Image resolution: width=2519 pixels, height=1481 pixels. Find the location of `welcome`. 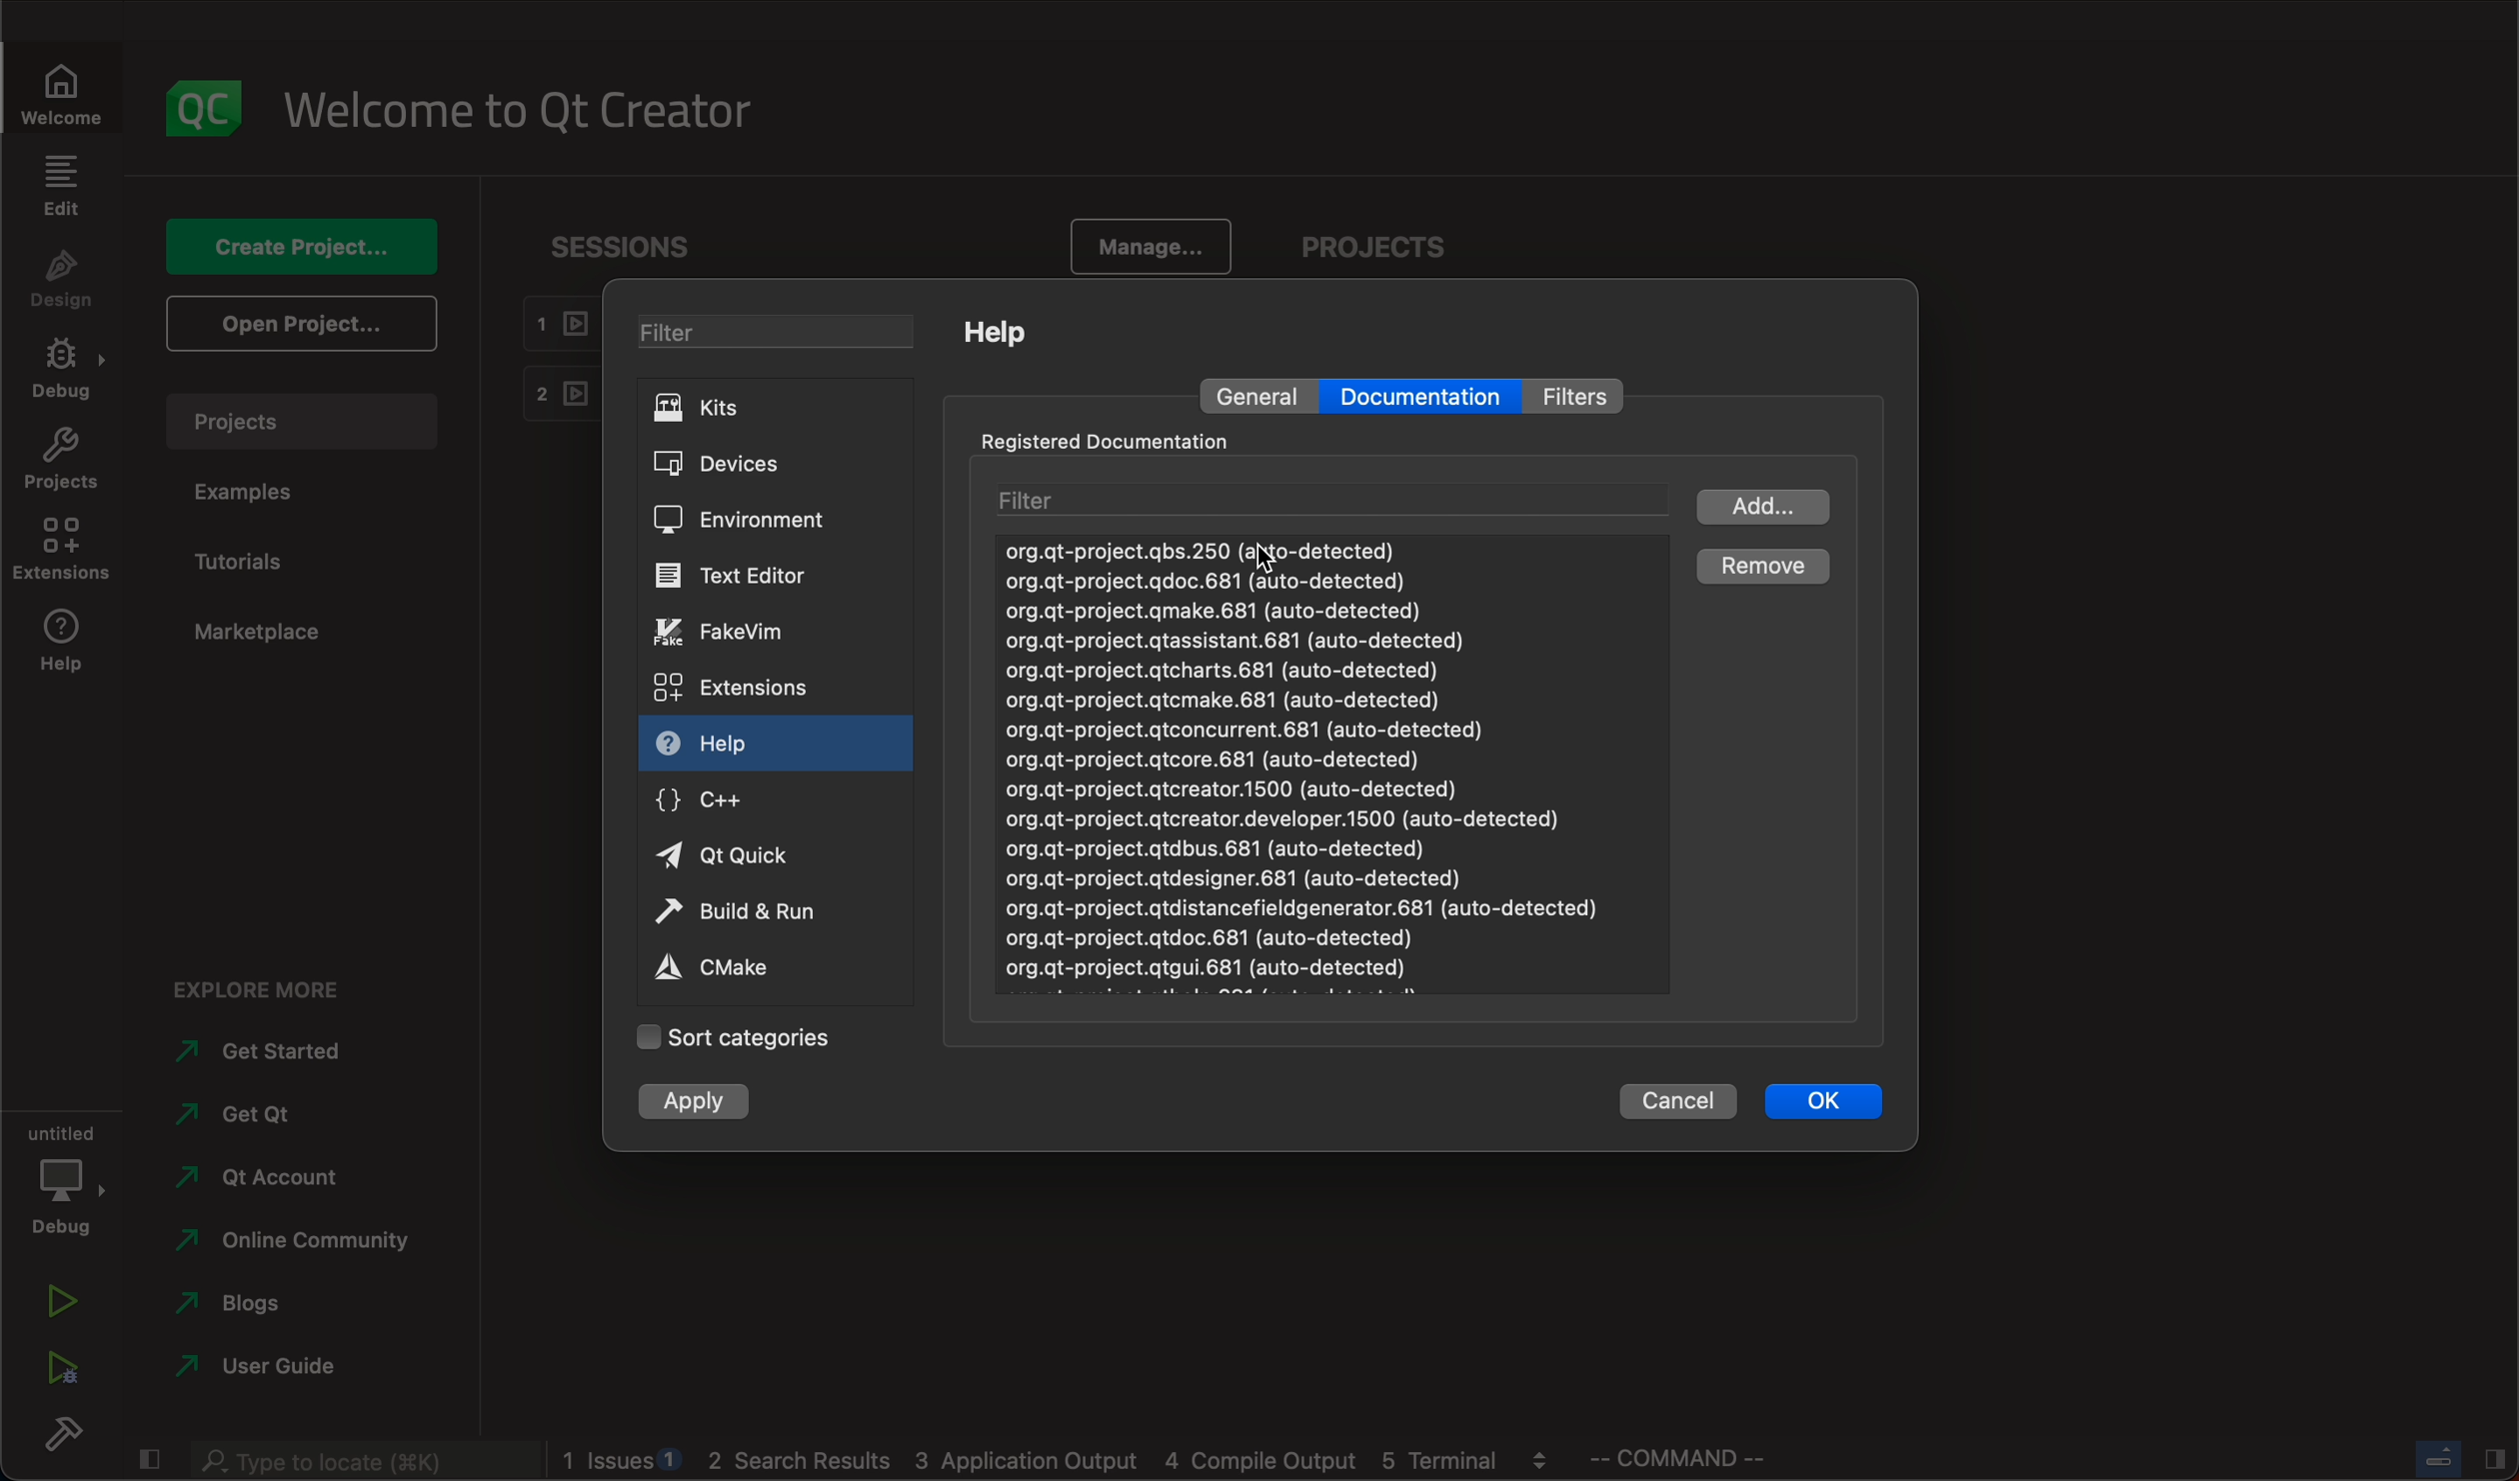

welcome is located at coordinates (59, 100).